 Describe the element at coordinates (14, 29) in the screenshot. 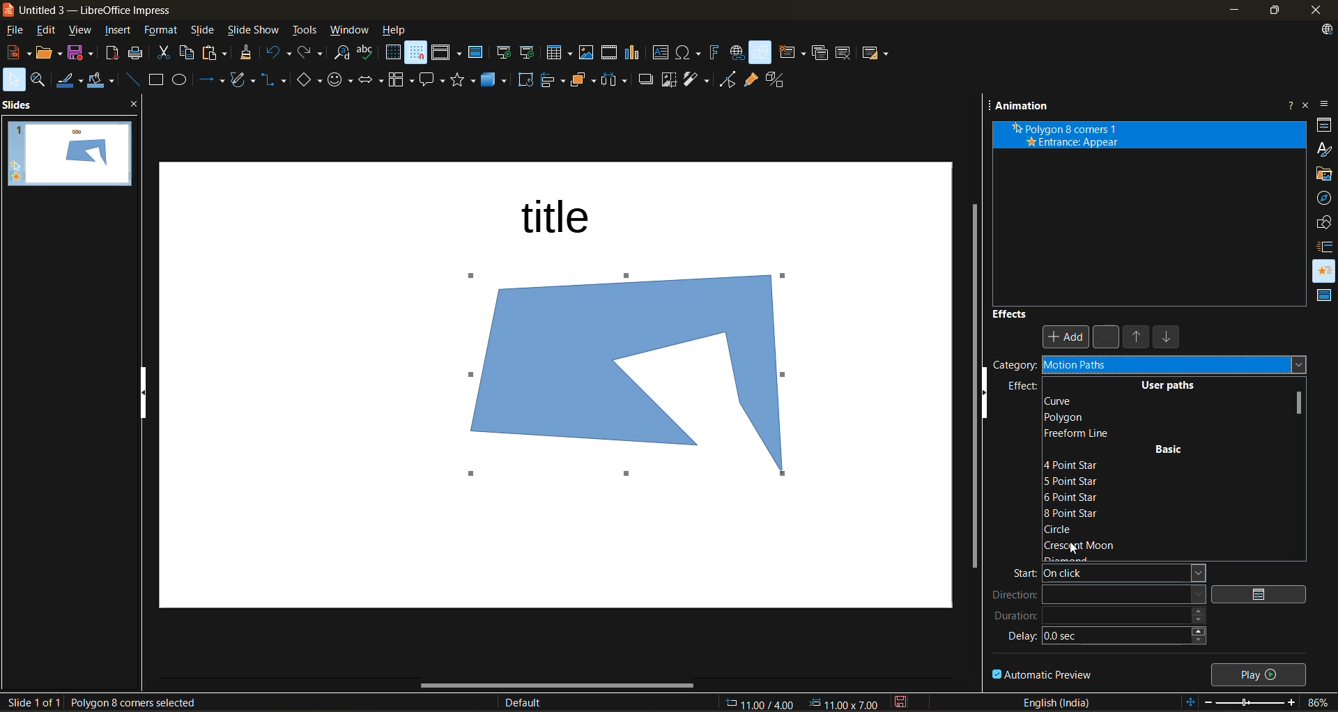

I see `file` at that location.